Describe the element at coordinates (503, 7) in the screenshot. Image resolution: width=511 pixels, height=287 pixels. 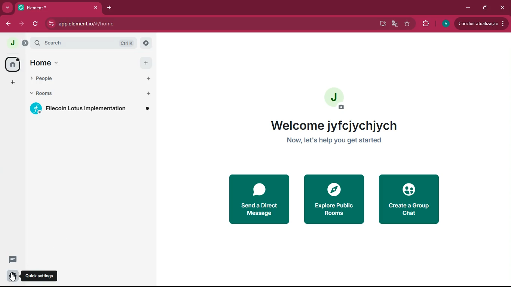
I see `close` at that location.